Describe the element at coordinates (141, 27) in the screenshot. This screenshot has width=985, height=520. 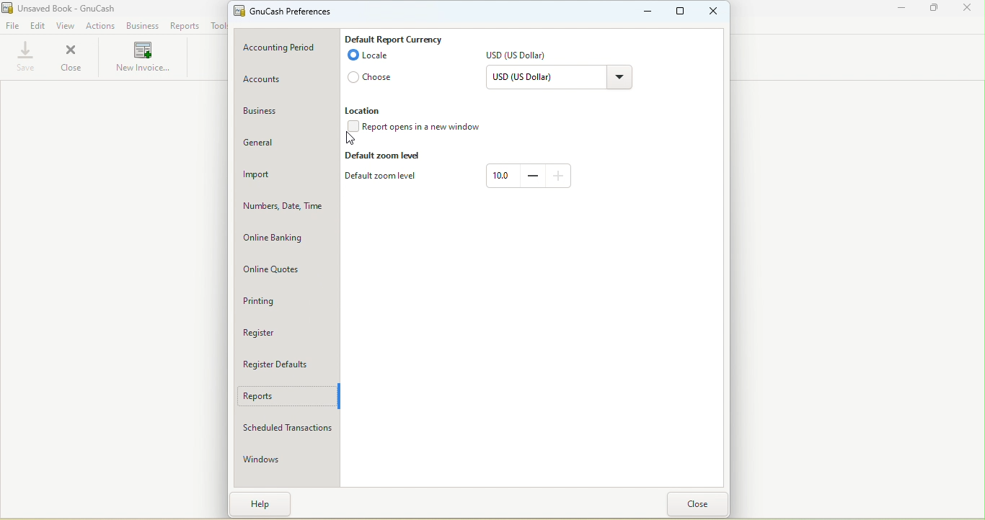
I see `Business` at that location.